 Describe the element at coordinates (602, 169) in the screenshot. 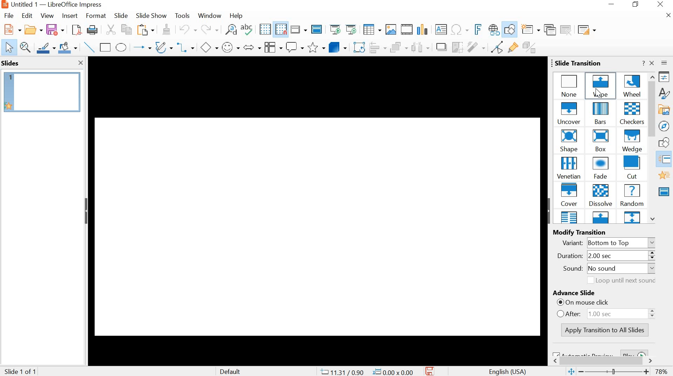

I see `FADE` at that location.